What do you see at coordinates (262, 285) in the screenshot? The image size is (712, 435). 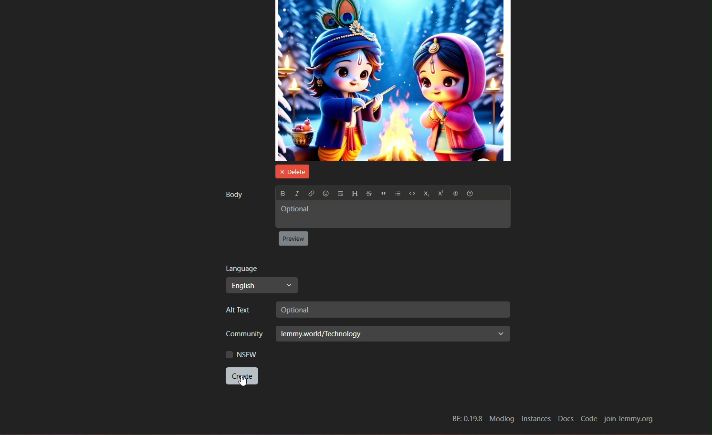 I see `select language` at bounding box center [262, 285].